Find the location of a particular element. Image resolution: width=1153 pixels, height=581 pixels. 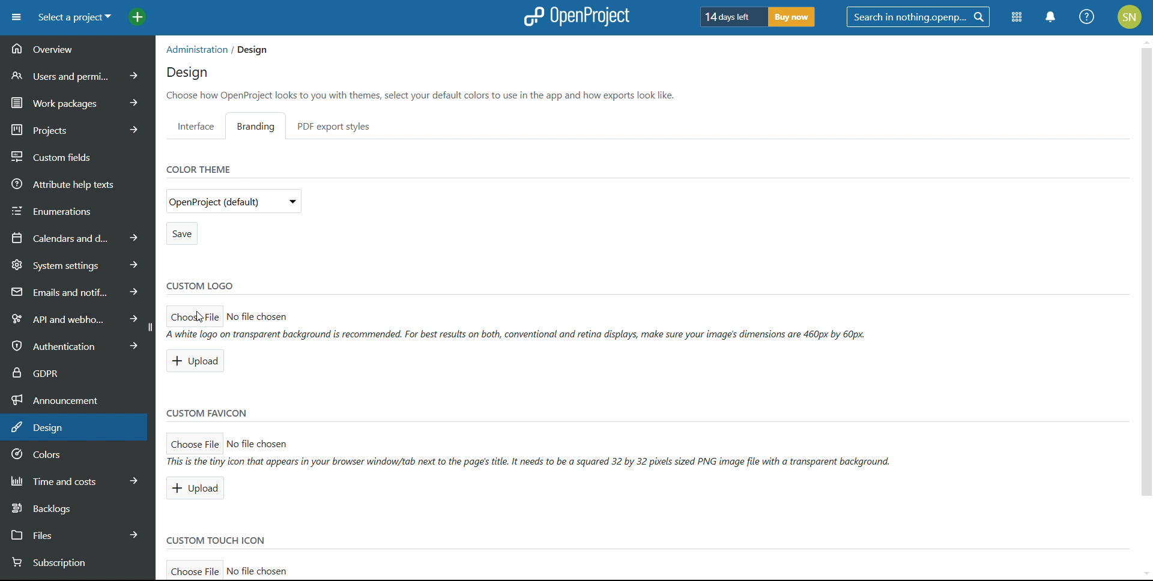

logo is located at coordinates (575, 17).